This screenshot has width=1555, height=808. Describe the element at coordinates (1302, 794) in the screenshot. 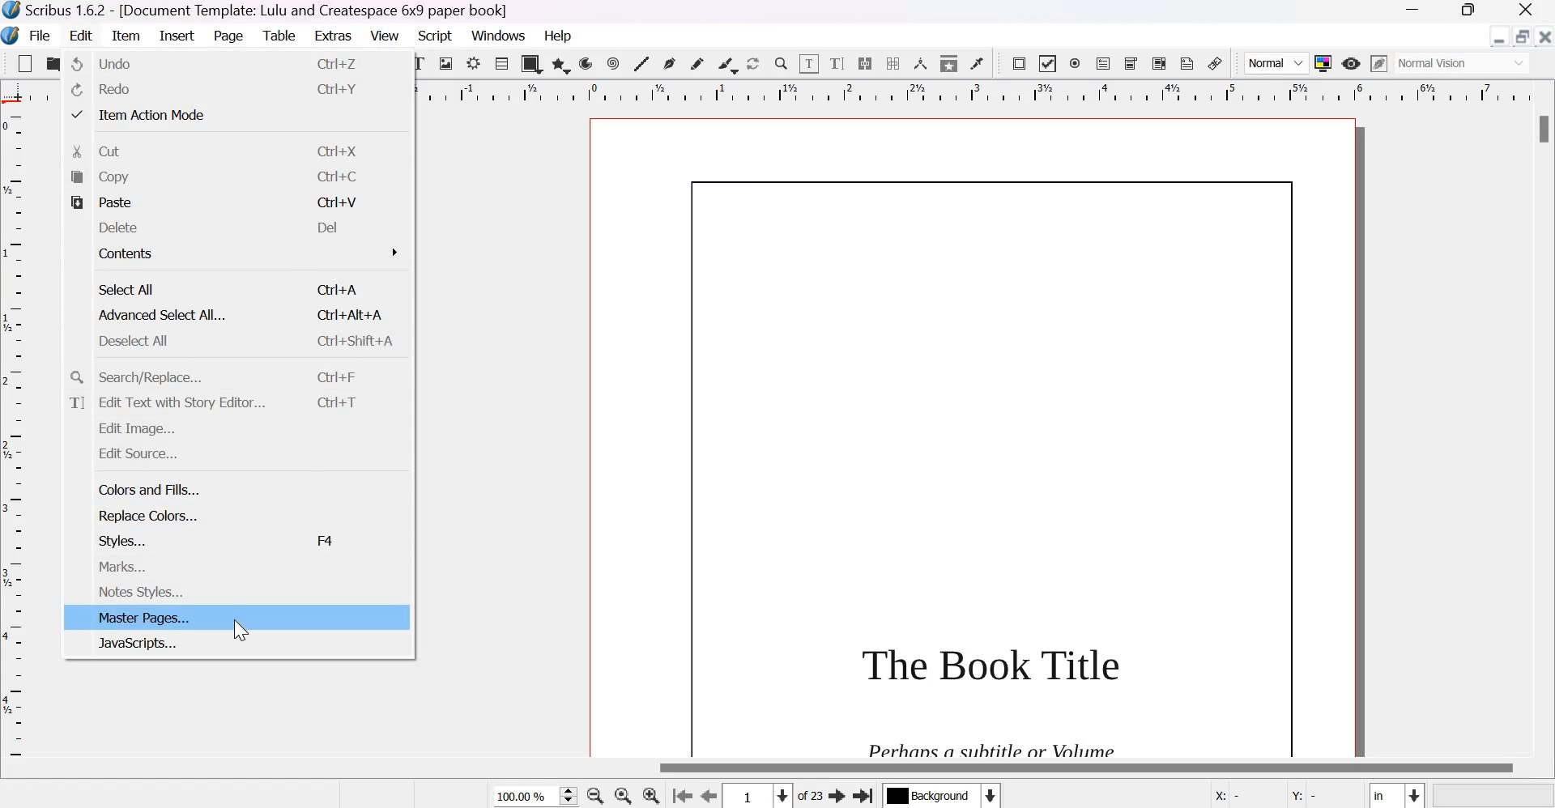

I see `Y:` at that location.